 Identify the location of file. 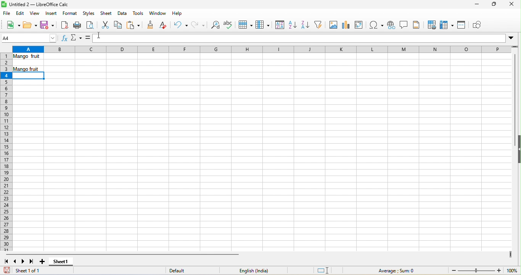
(7, 13).